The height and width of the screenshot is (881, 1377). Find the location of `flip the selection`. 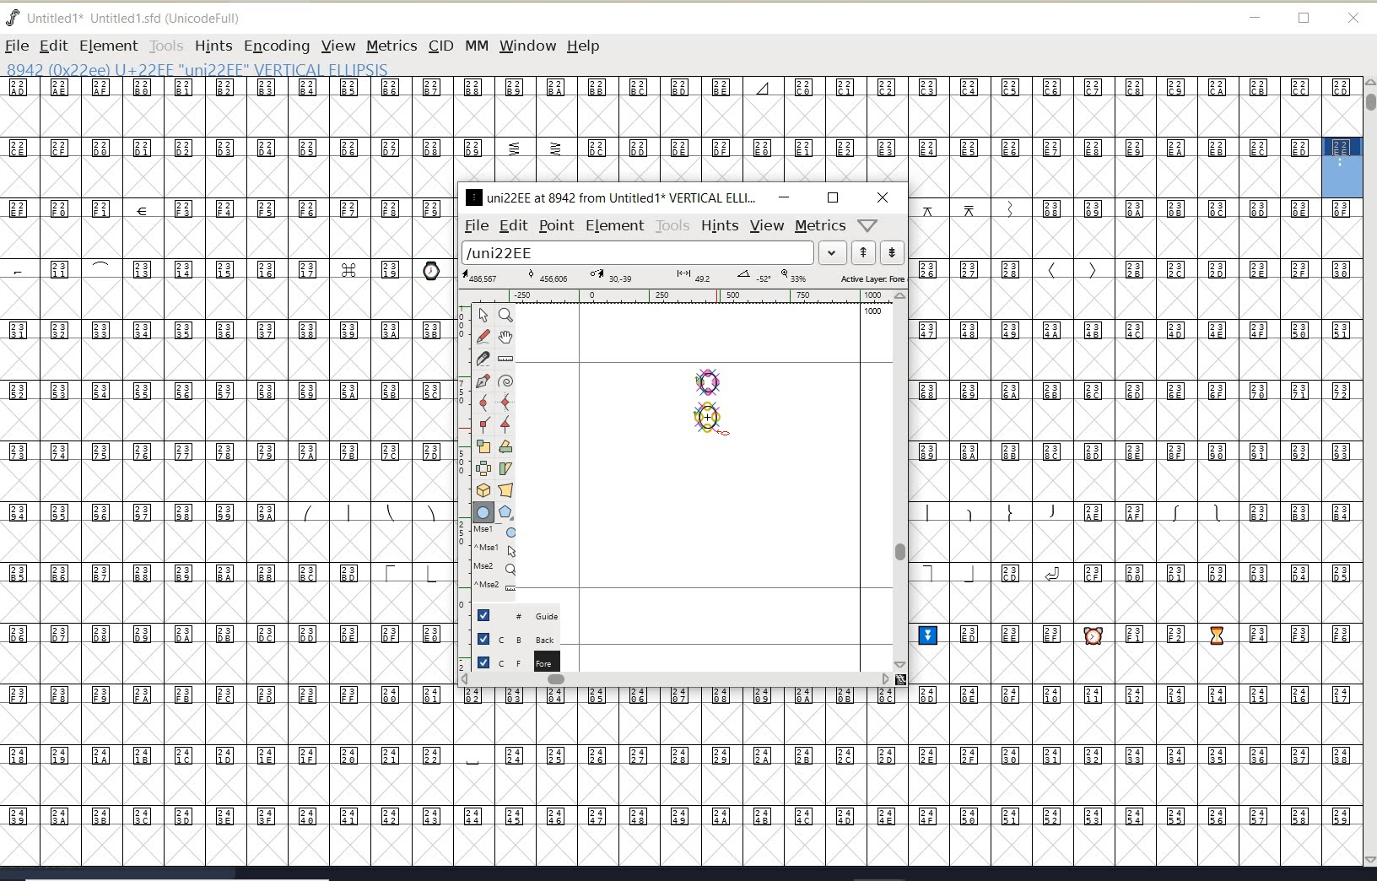

flip the selection is located at coordinates (483, 468).